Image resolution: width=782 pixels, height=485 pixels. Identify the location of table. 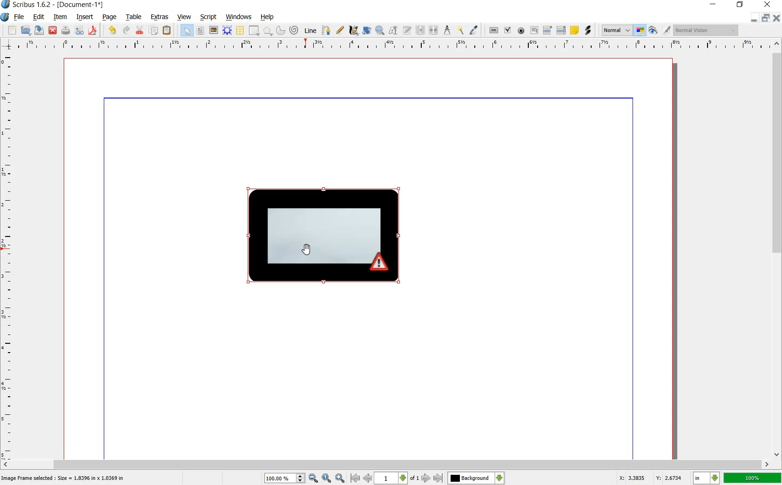
(135, 17).